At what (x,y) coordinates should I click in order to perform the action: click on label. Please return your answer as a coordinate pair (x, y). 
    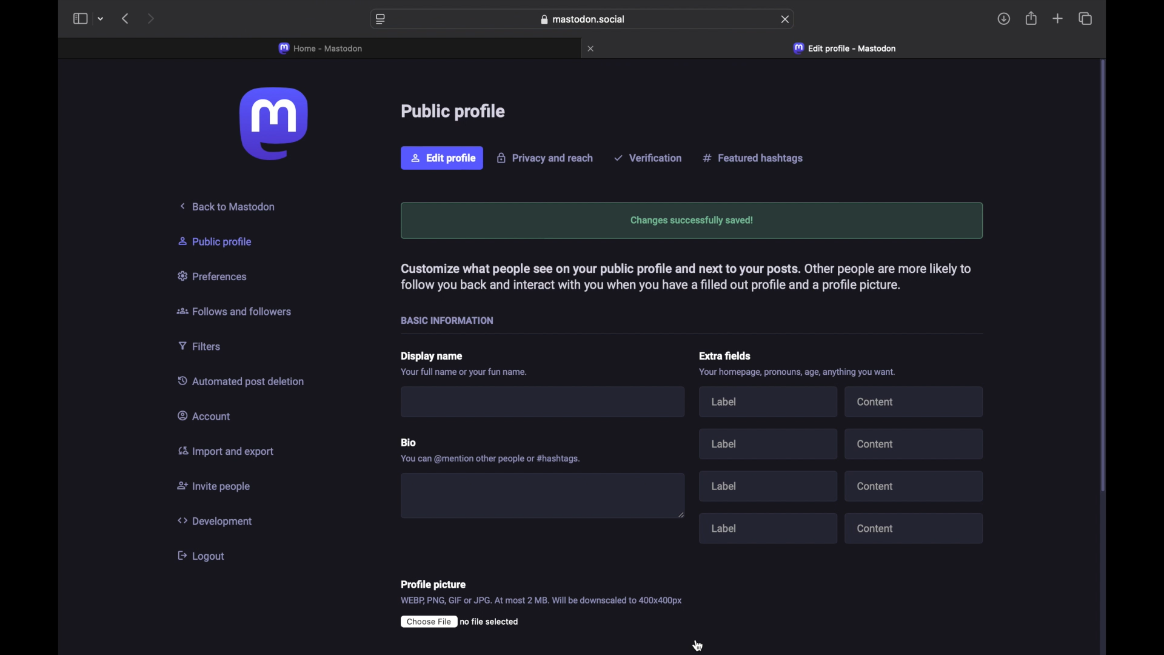
    Looking at the image, I should click on (768, 485).